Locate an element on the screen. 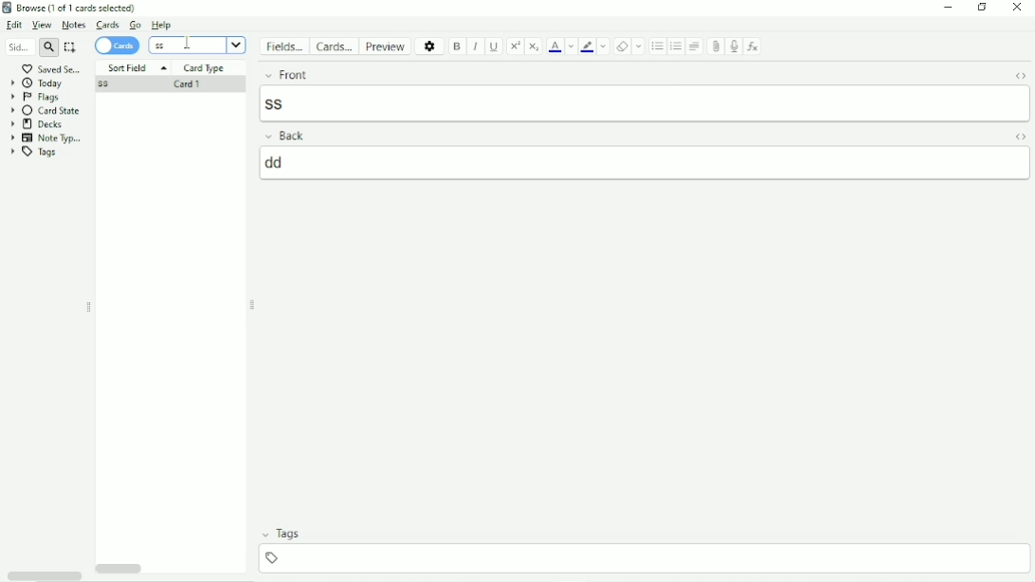  Edit is located at coordinates (15, 26).